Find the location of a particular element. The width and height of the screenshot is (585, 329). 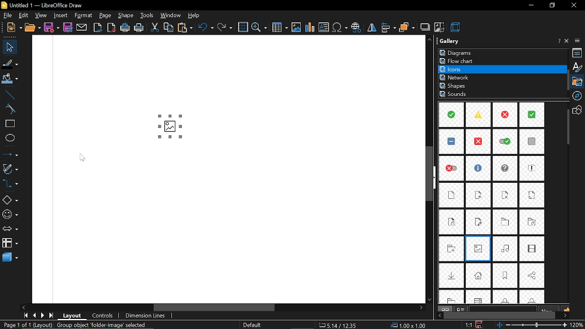

Scroll down is located at coordinates (429, 298).